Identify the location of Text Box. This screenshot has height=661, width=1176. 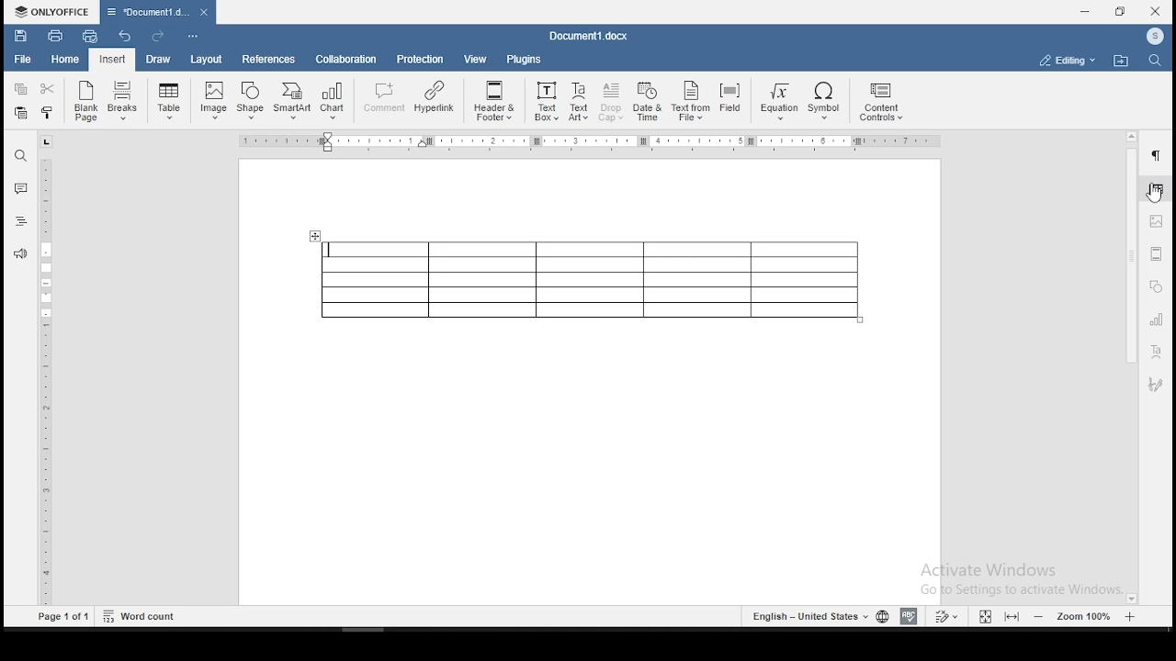
(545, 102).